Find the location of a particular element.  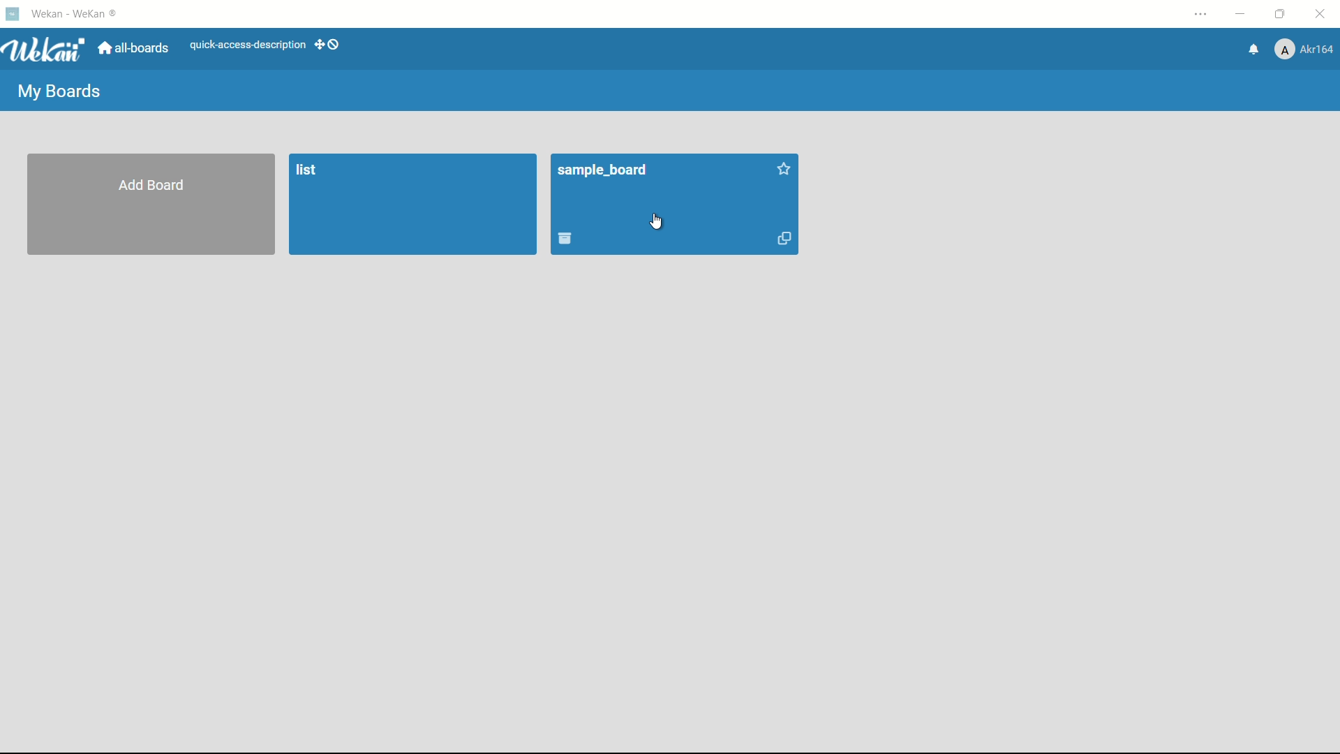

wekan is located at coordinates (74, 15).